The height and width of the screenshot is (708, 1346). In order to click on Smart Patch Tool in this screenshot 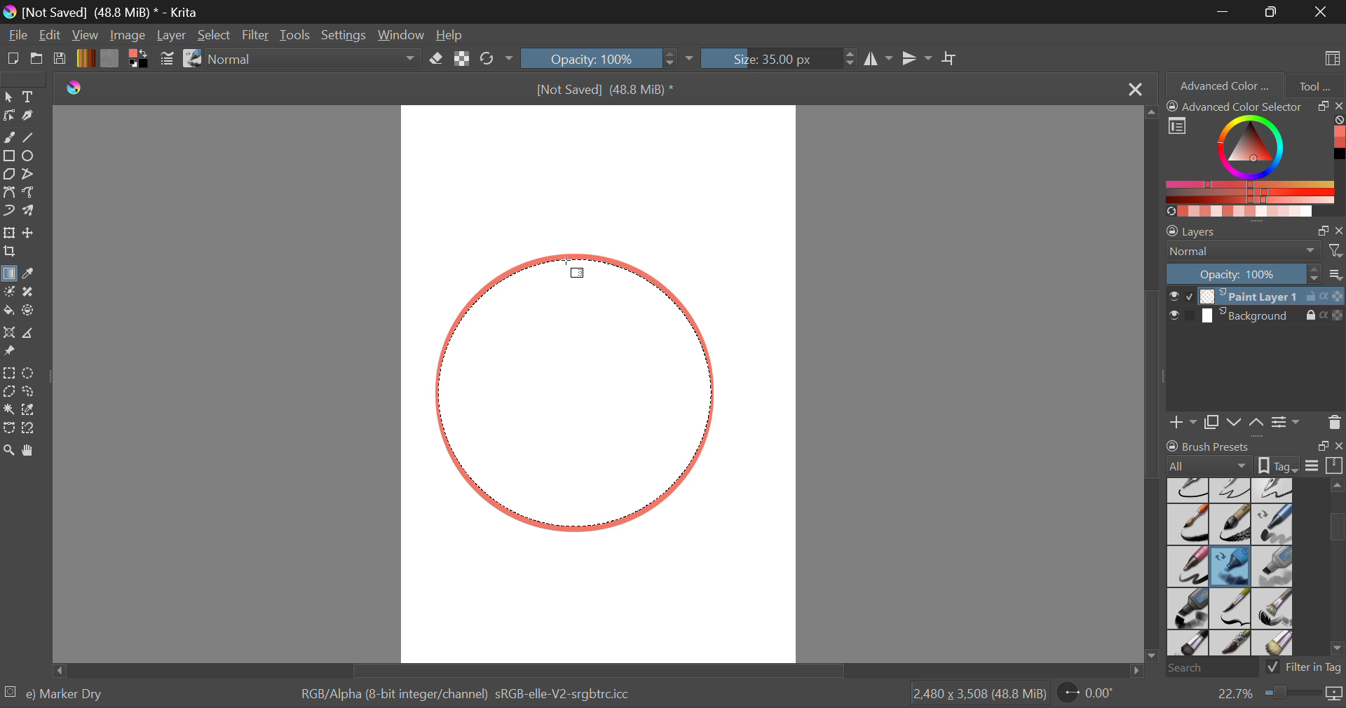, I will do `click(31, 293)`.